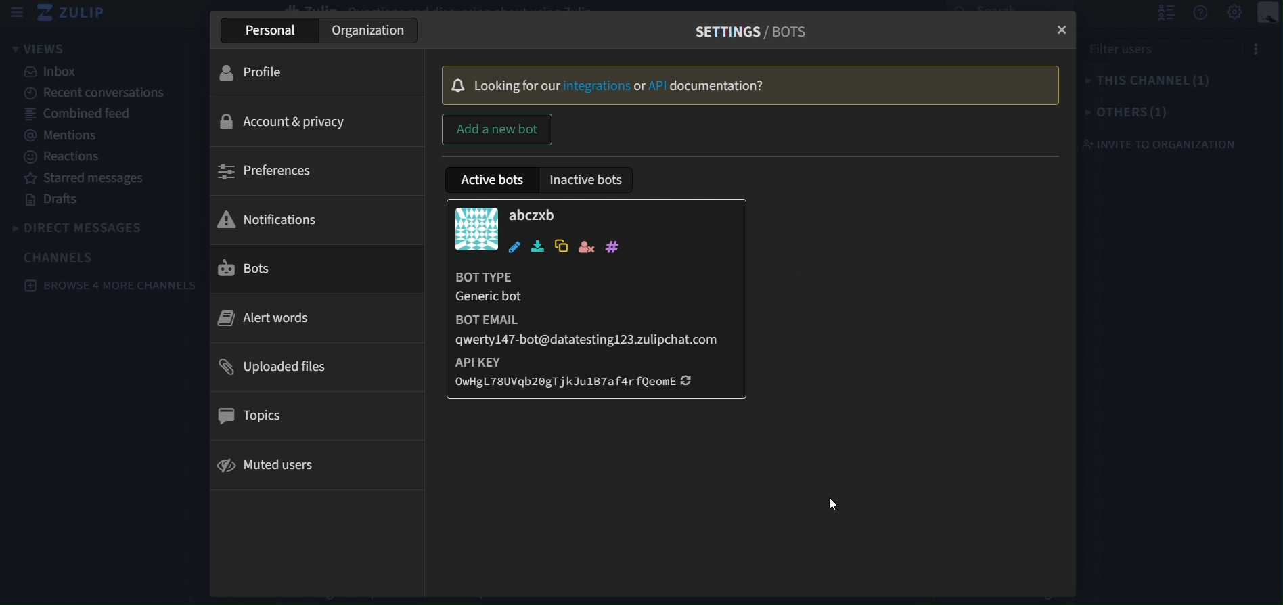 The image size is (1283, 605). What do you see at coordinates (611, 247) in the screenshot?
I see `#` at bounding box center [611, 247].